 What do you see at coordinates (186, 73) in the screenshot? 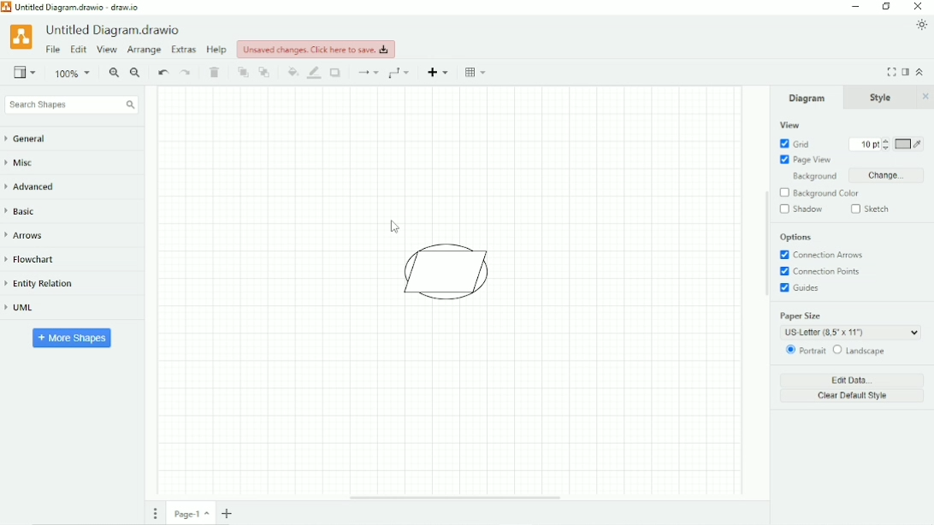
I see `Redo` at bounding box center [186, 73].